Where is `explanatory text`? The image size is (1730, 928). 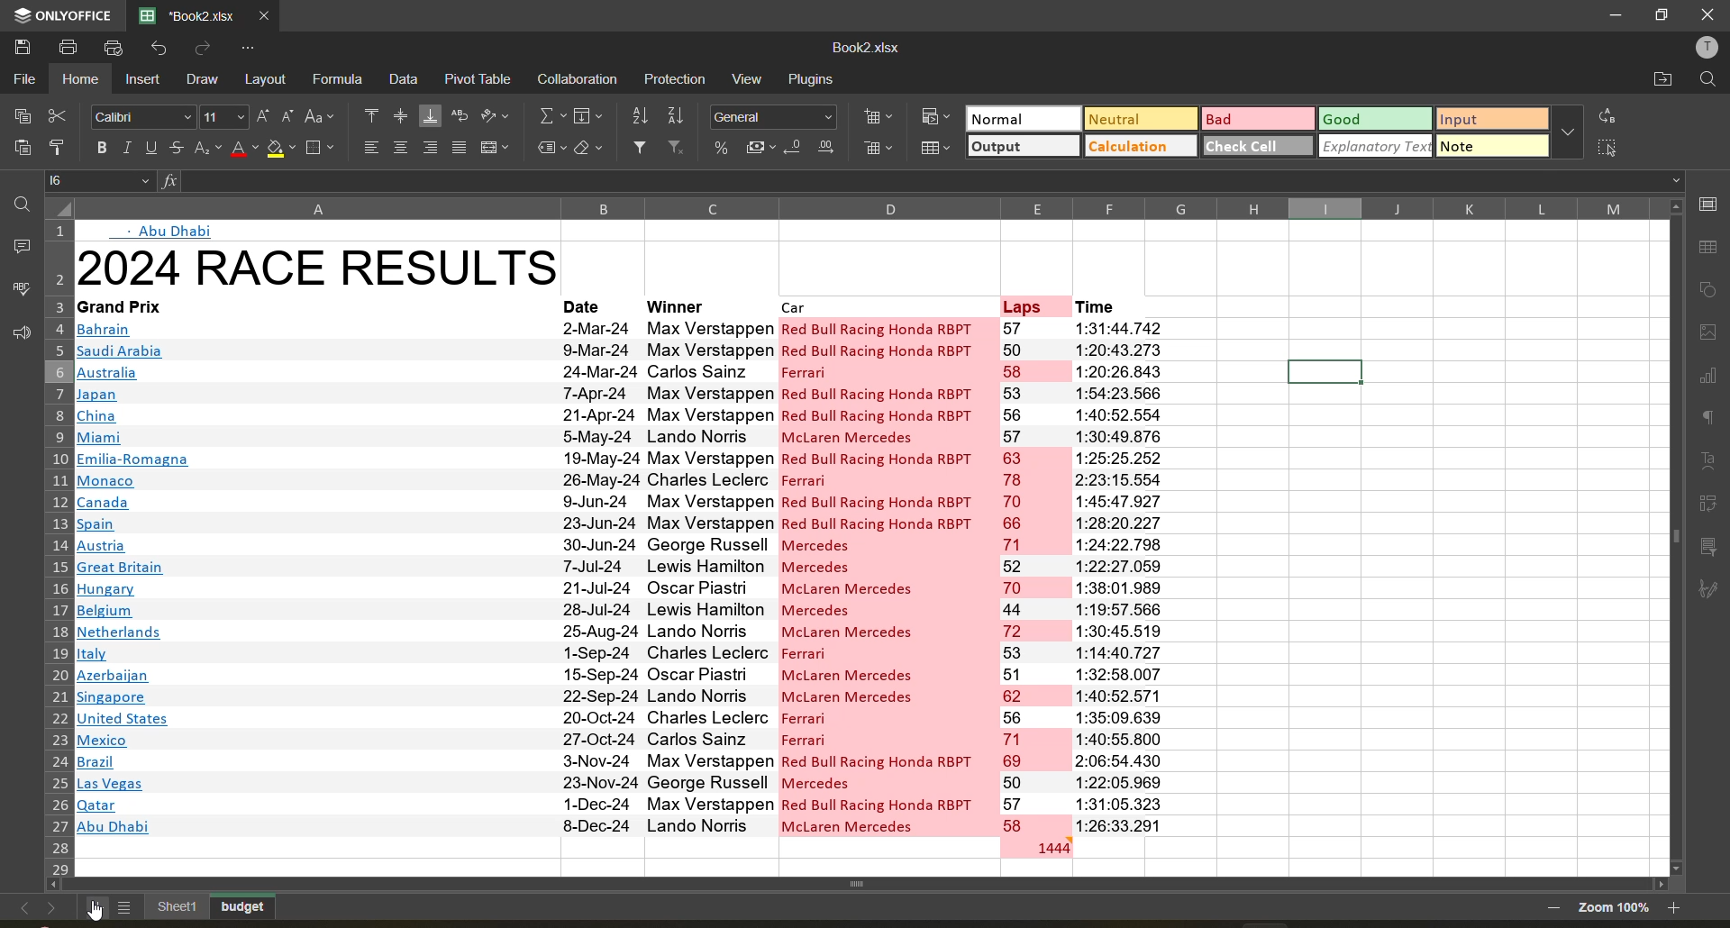 explanatory text is located at coordinates (1375, 147).